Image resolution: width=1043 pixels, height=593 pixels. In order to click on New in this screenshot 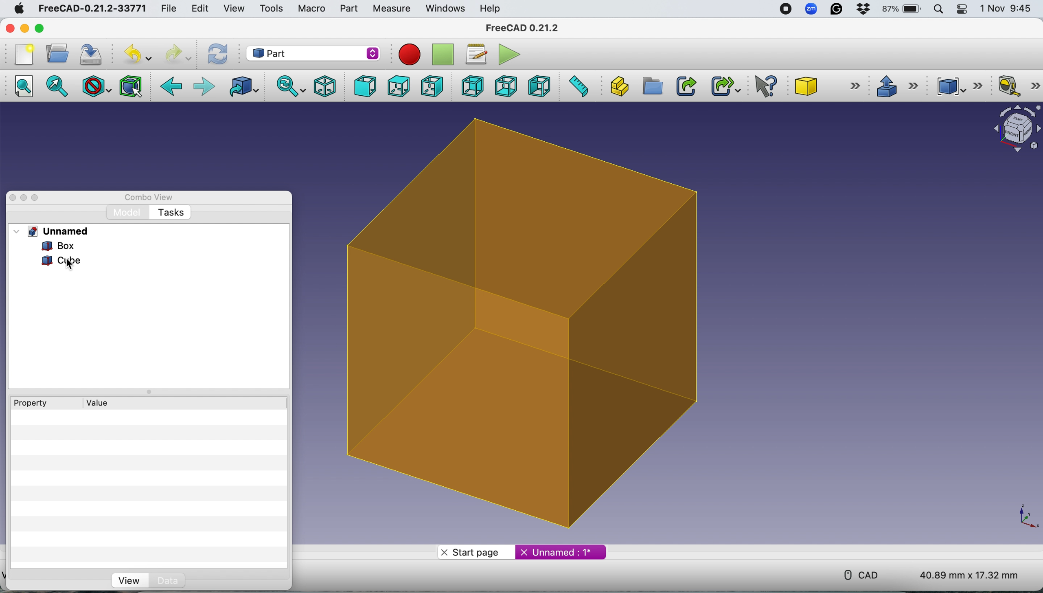, I will do `click(23, 55)`.